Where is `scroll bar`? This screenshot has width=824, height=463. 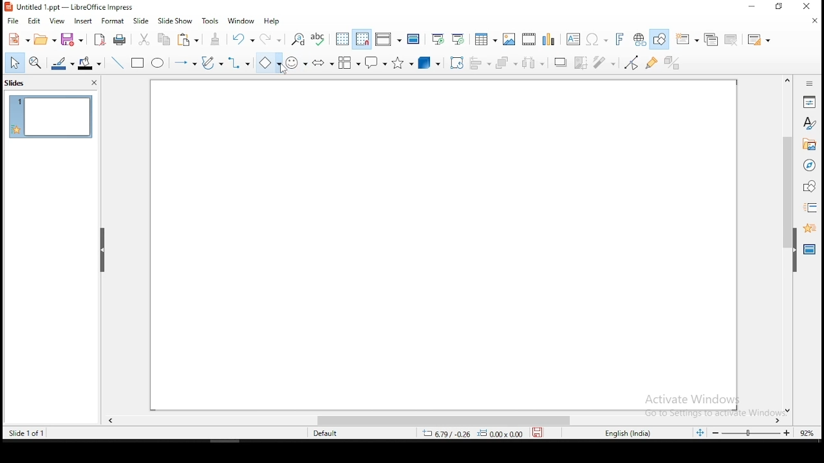
scroll bar is located at coordinates (785, 244).